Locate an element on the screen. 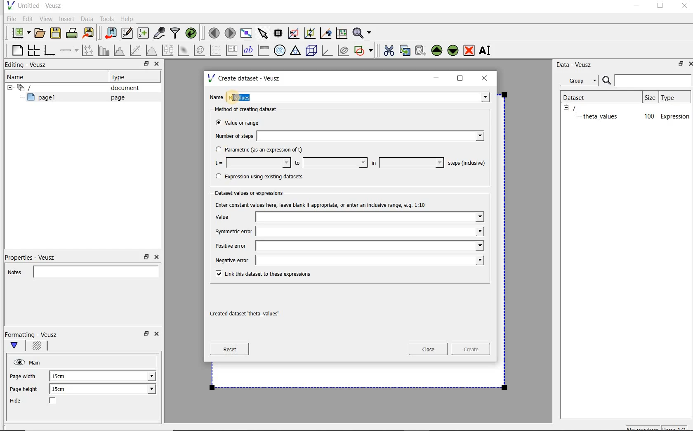  text label is located at coordinates (248, 50).